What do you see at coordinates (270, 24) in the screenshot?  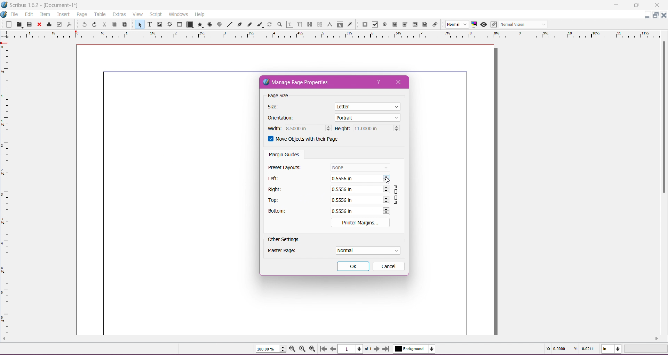 I see `Rotate Item` at bounding box center [270, 24].